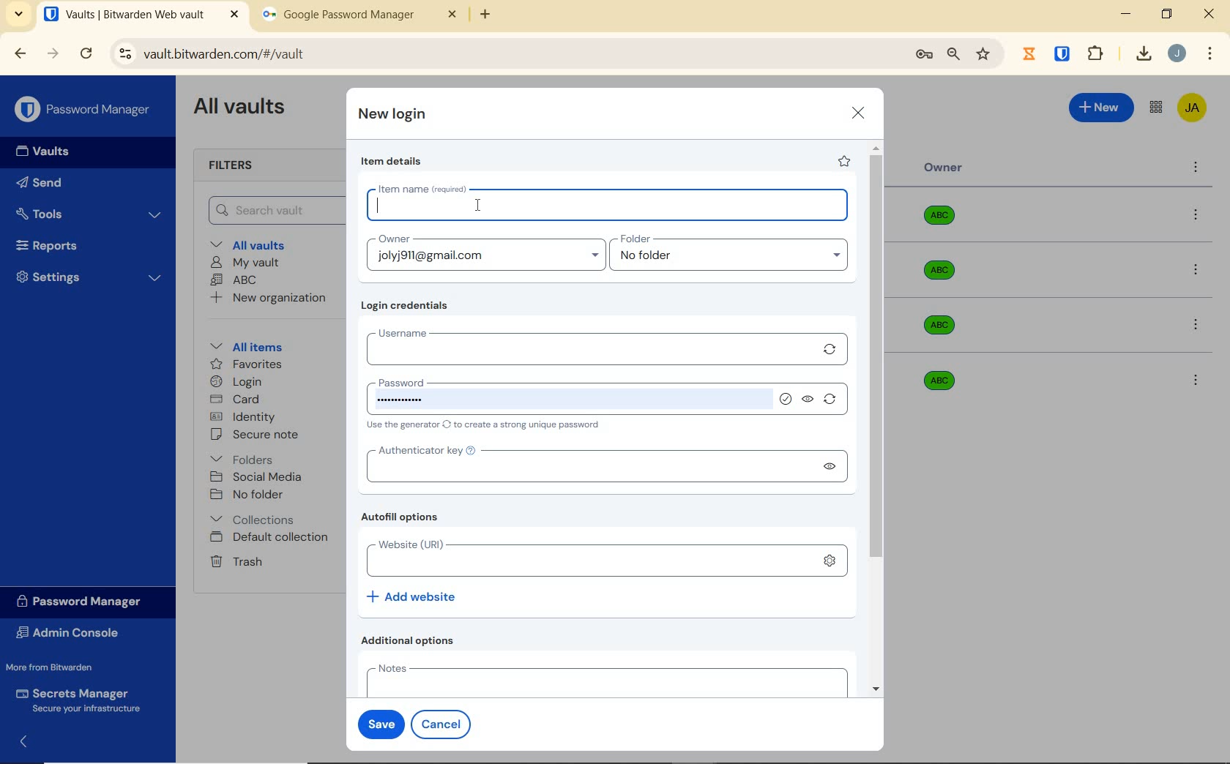 This screenshot has width=1230, height=764. What do you see at coordinates (953, 54) in the screenshot?
I see `zoom` at bounding box center [953, 54].